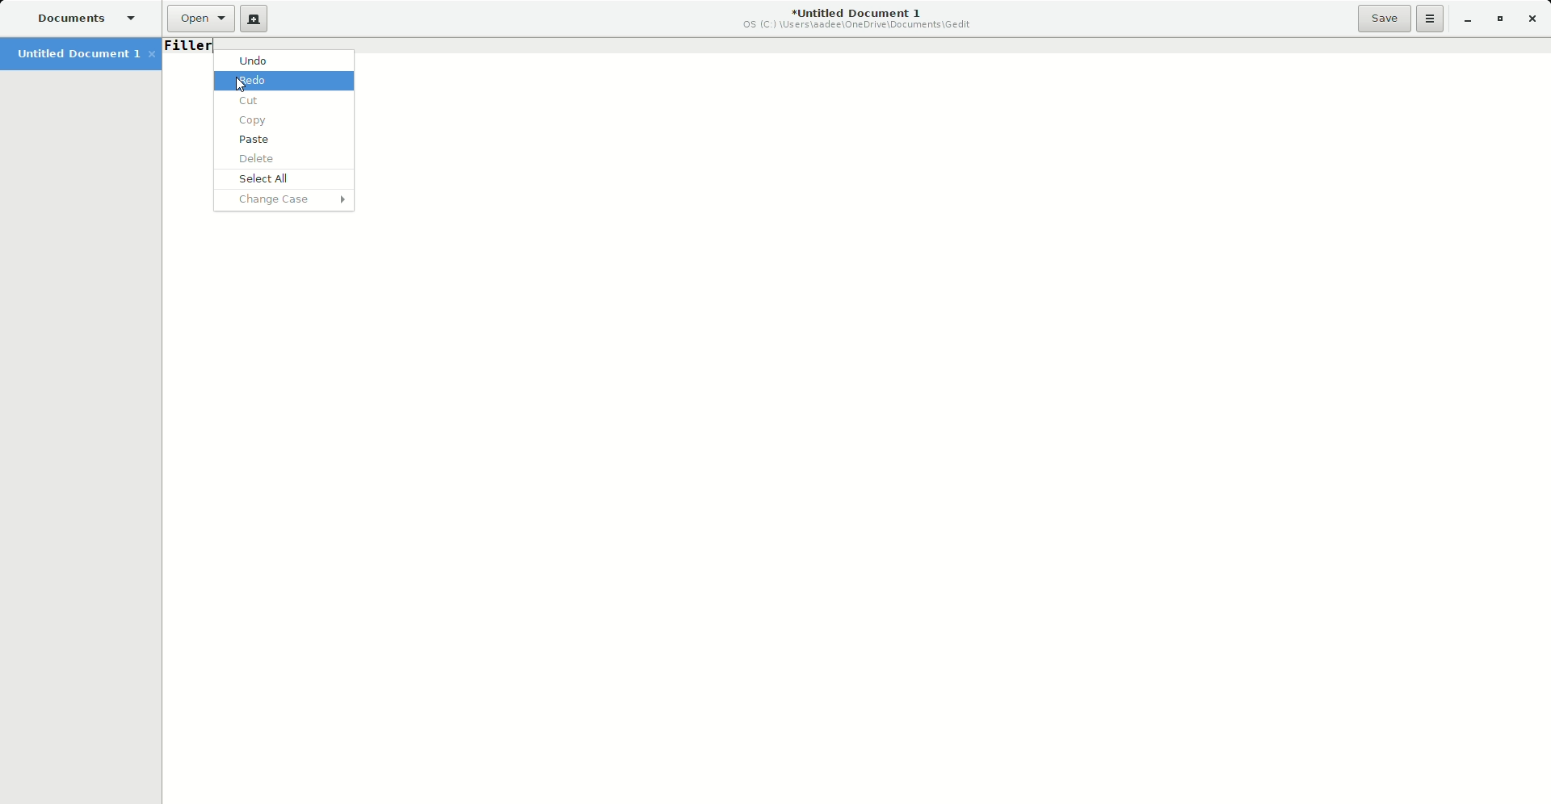 Image resolution: width=1551 pixels, height=804 pixels. Describe the element at coordinates (286, 123) in the screenshot. I see `Copy` at that location.